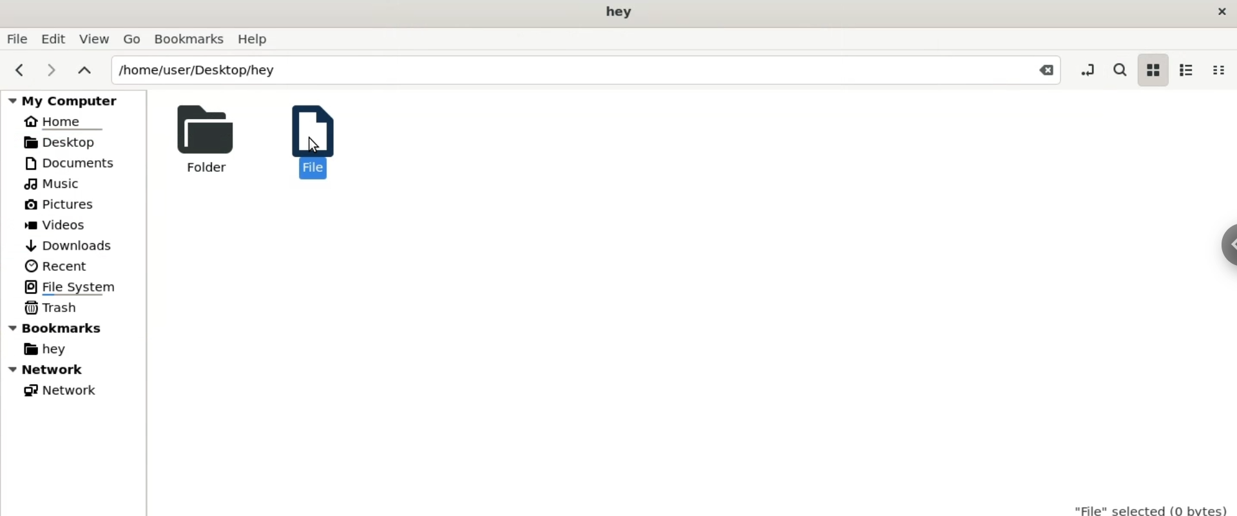 The width and height of the screenshot is (1237, 516). What do you see at coordinates (1152, 507) in the screenshot?
I see `"File" selected (0 bytes)` at bounding box center [1152, 507].